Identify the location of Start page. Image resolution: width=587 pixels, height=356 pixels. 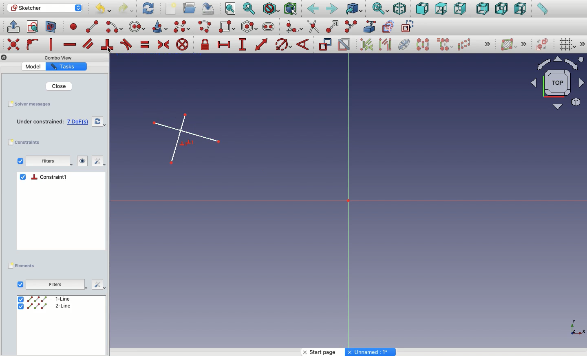
(324, 352).